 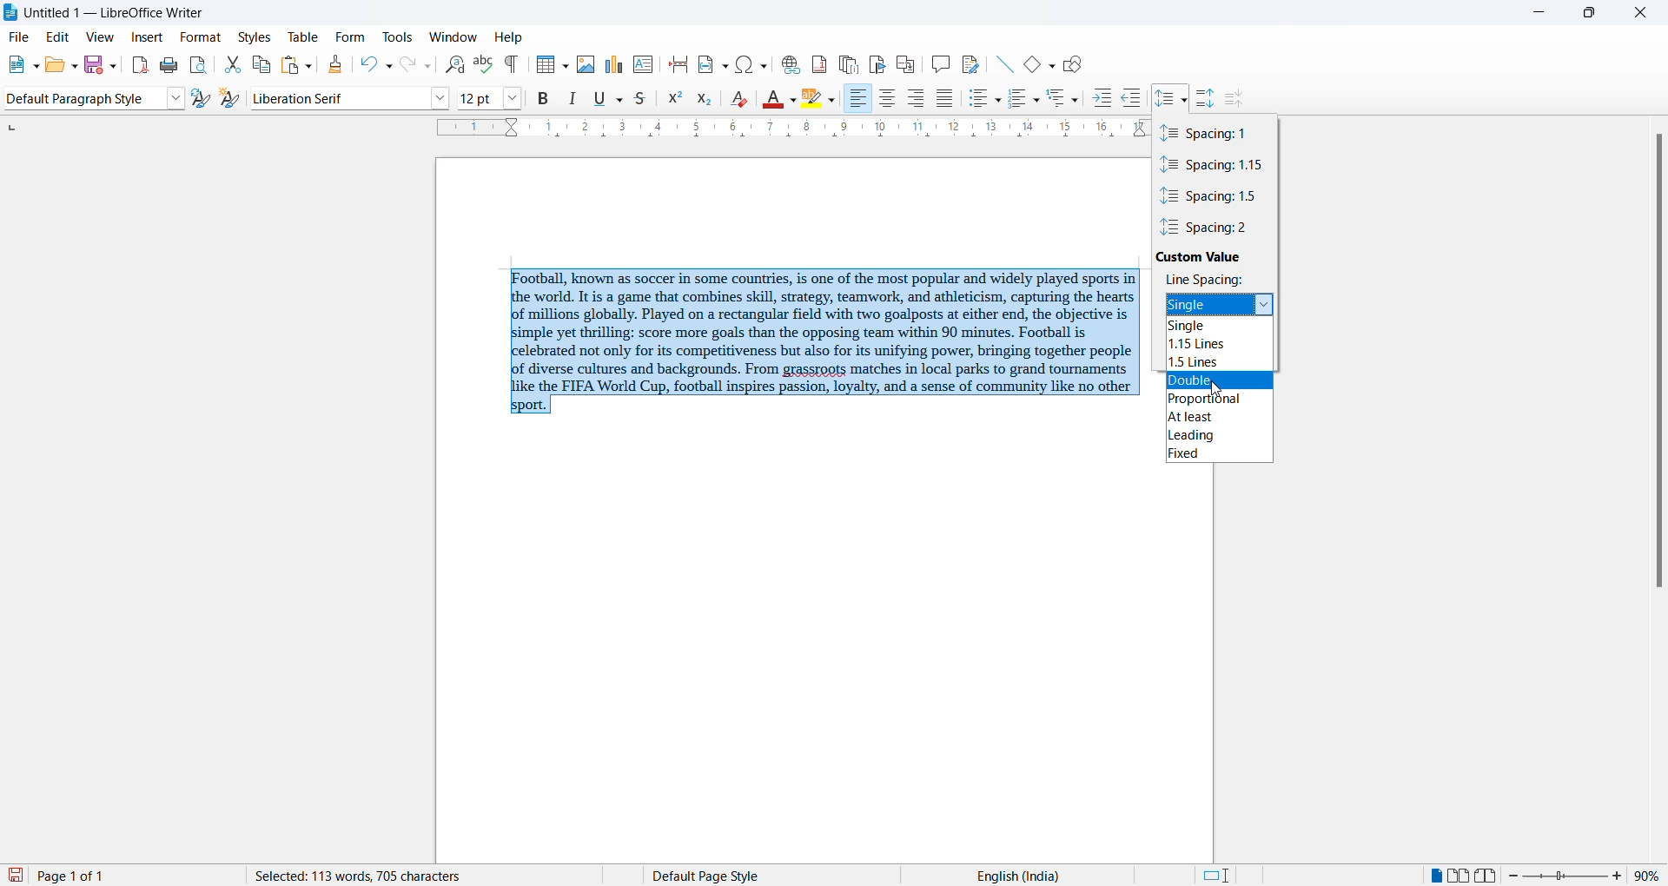 I want to click on total and current page, so click(x=139, y=874).